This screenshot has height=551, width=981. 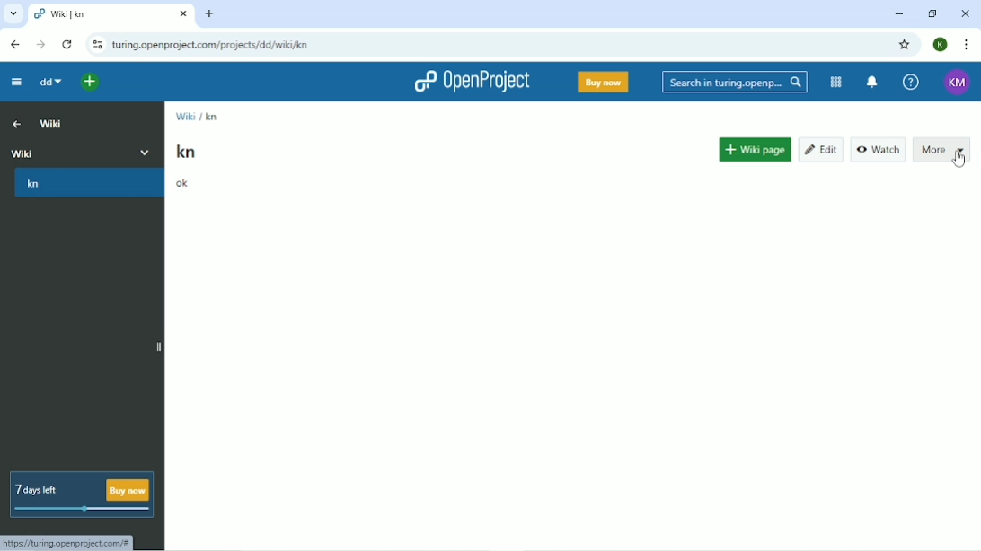 I want to click on Wiki, so click(x=83, y=152).